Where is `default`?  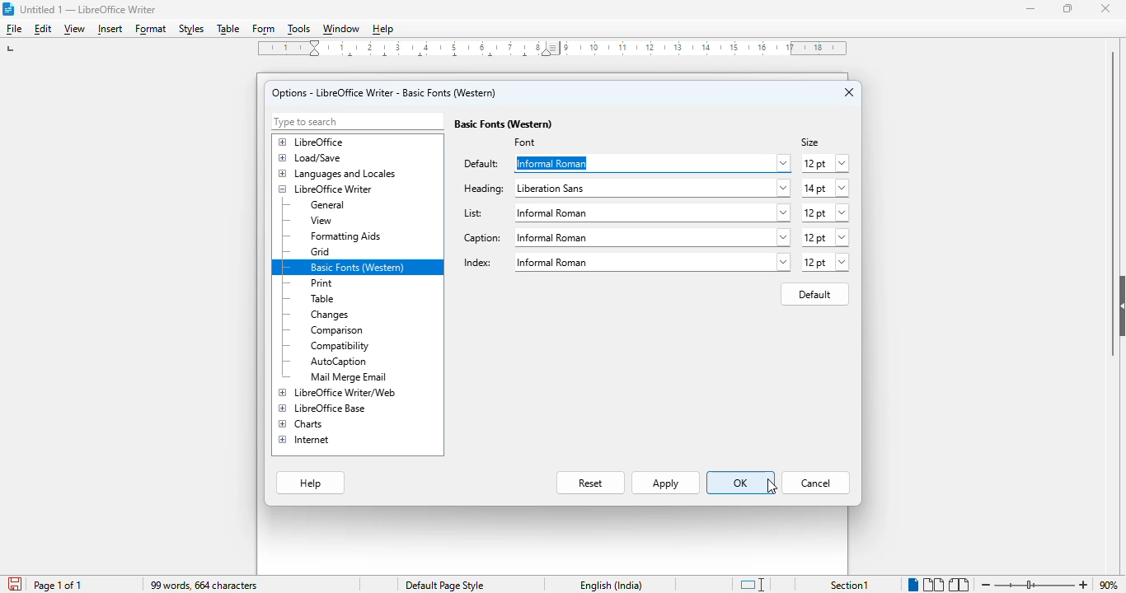
default is located at coordinates (815, 294).